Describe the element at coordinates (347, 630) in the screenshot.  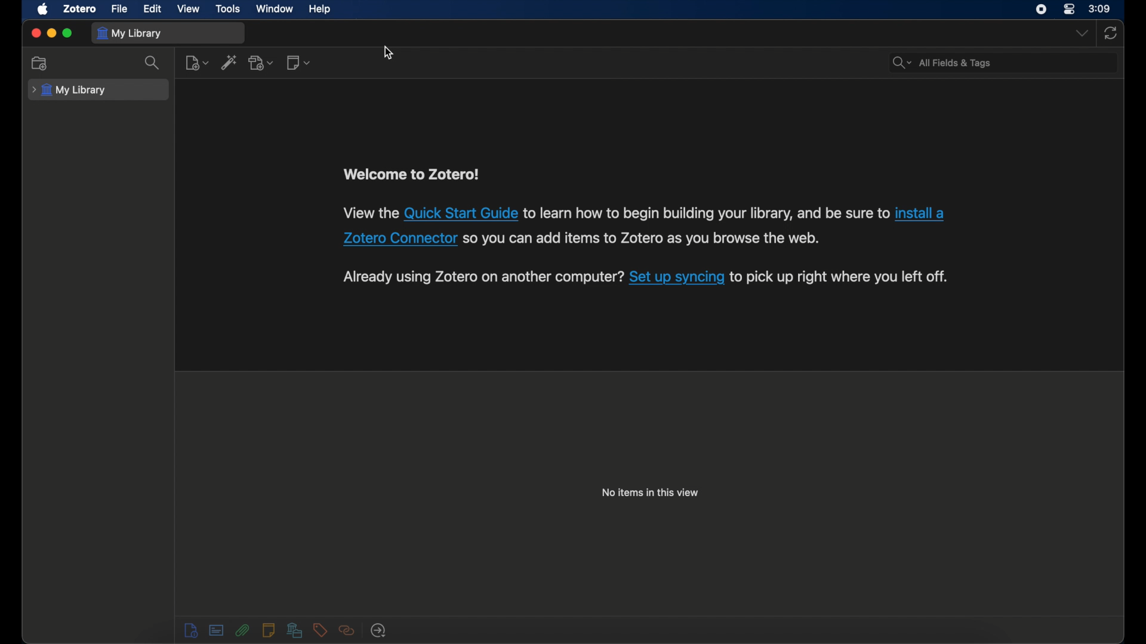
I see `related` at that location.